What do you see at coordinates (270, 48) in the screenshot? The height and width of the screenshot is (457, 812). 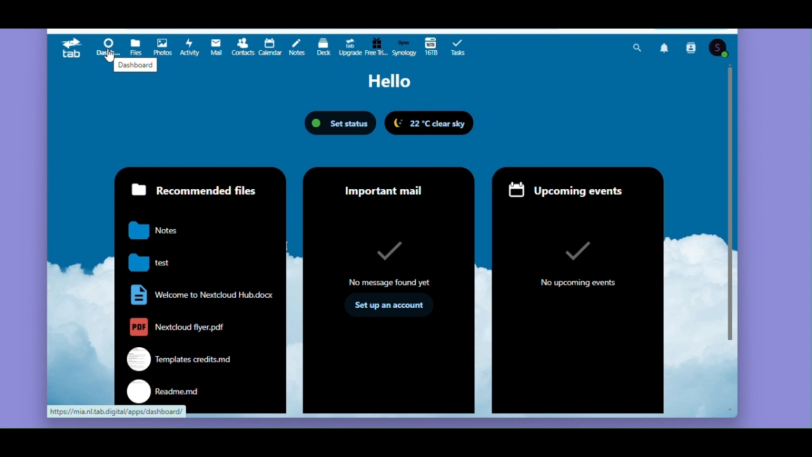 I see `Calendar` at bounding box center [270, 48].